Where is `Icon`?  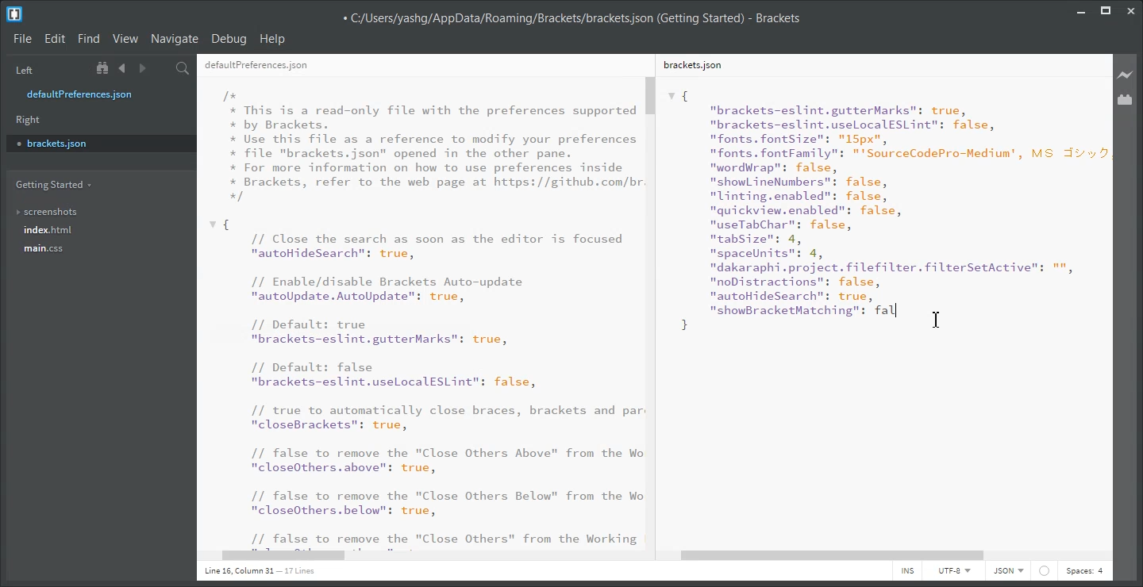 Icon is located at coordinates (1045, 571).